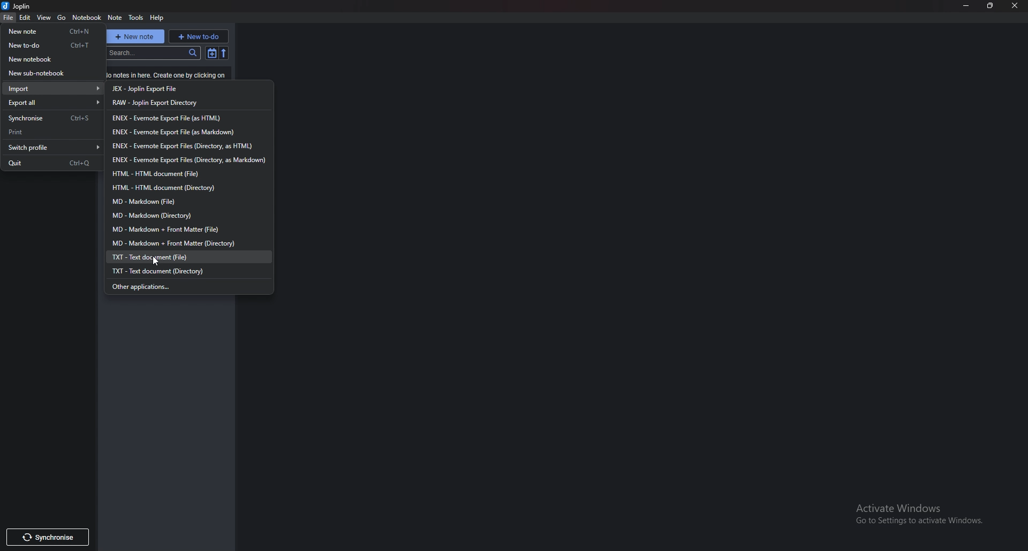  I want to click on Synchronize, so click(50, 119).